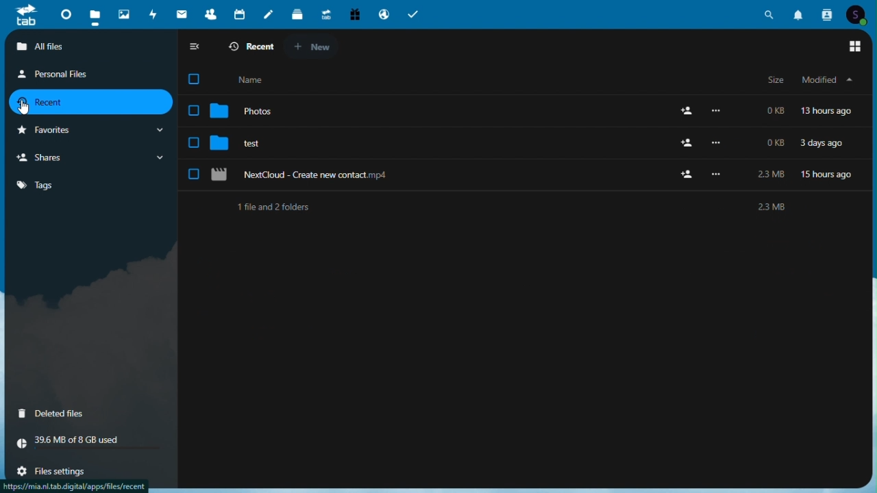 The image size is (877, 493). Describe the element at coordinates (515, 207) in the screenshot. I see `text` at that location.